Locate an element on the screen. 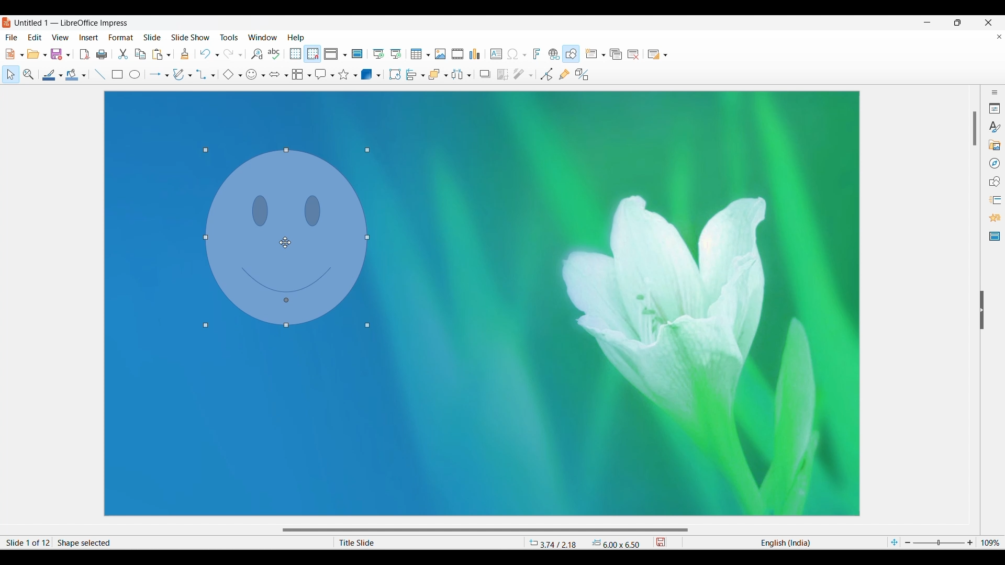  Show interface in a smaller tab is located at coordinates (958, 22).